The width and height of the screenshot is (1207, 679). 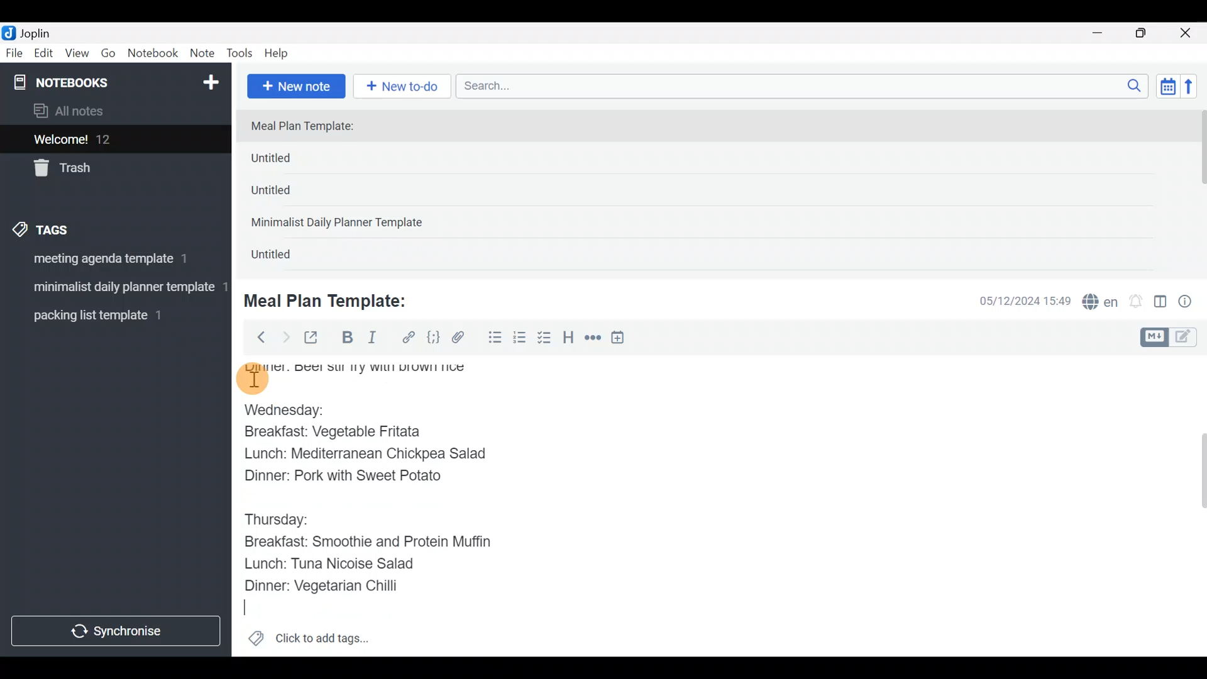 I want to click on Attach file, so click(x=462, y=339).